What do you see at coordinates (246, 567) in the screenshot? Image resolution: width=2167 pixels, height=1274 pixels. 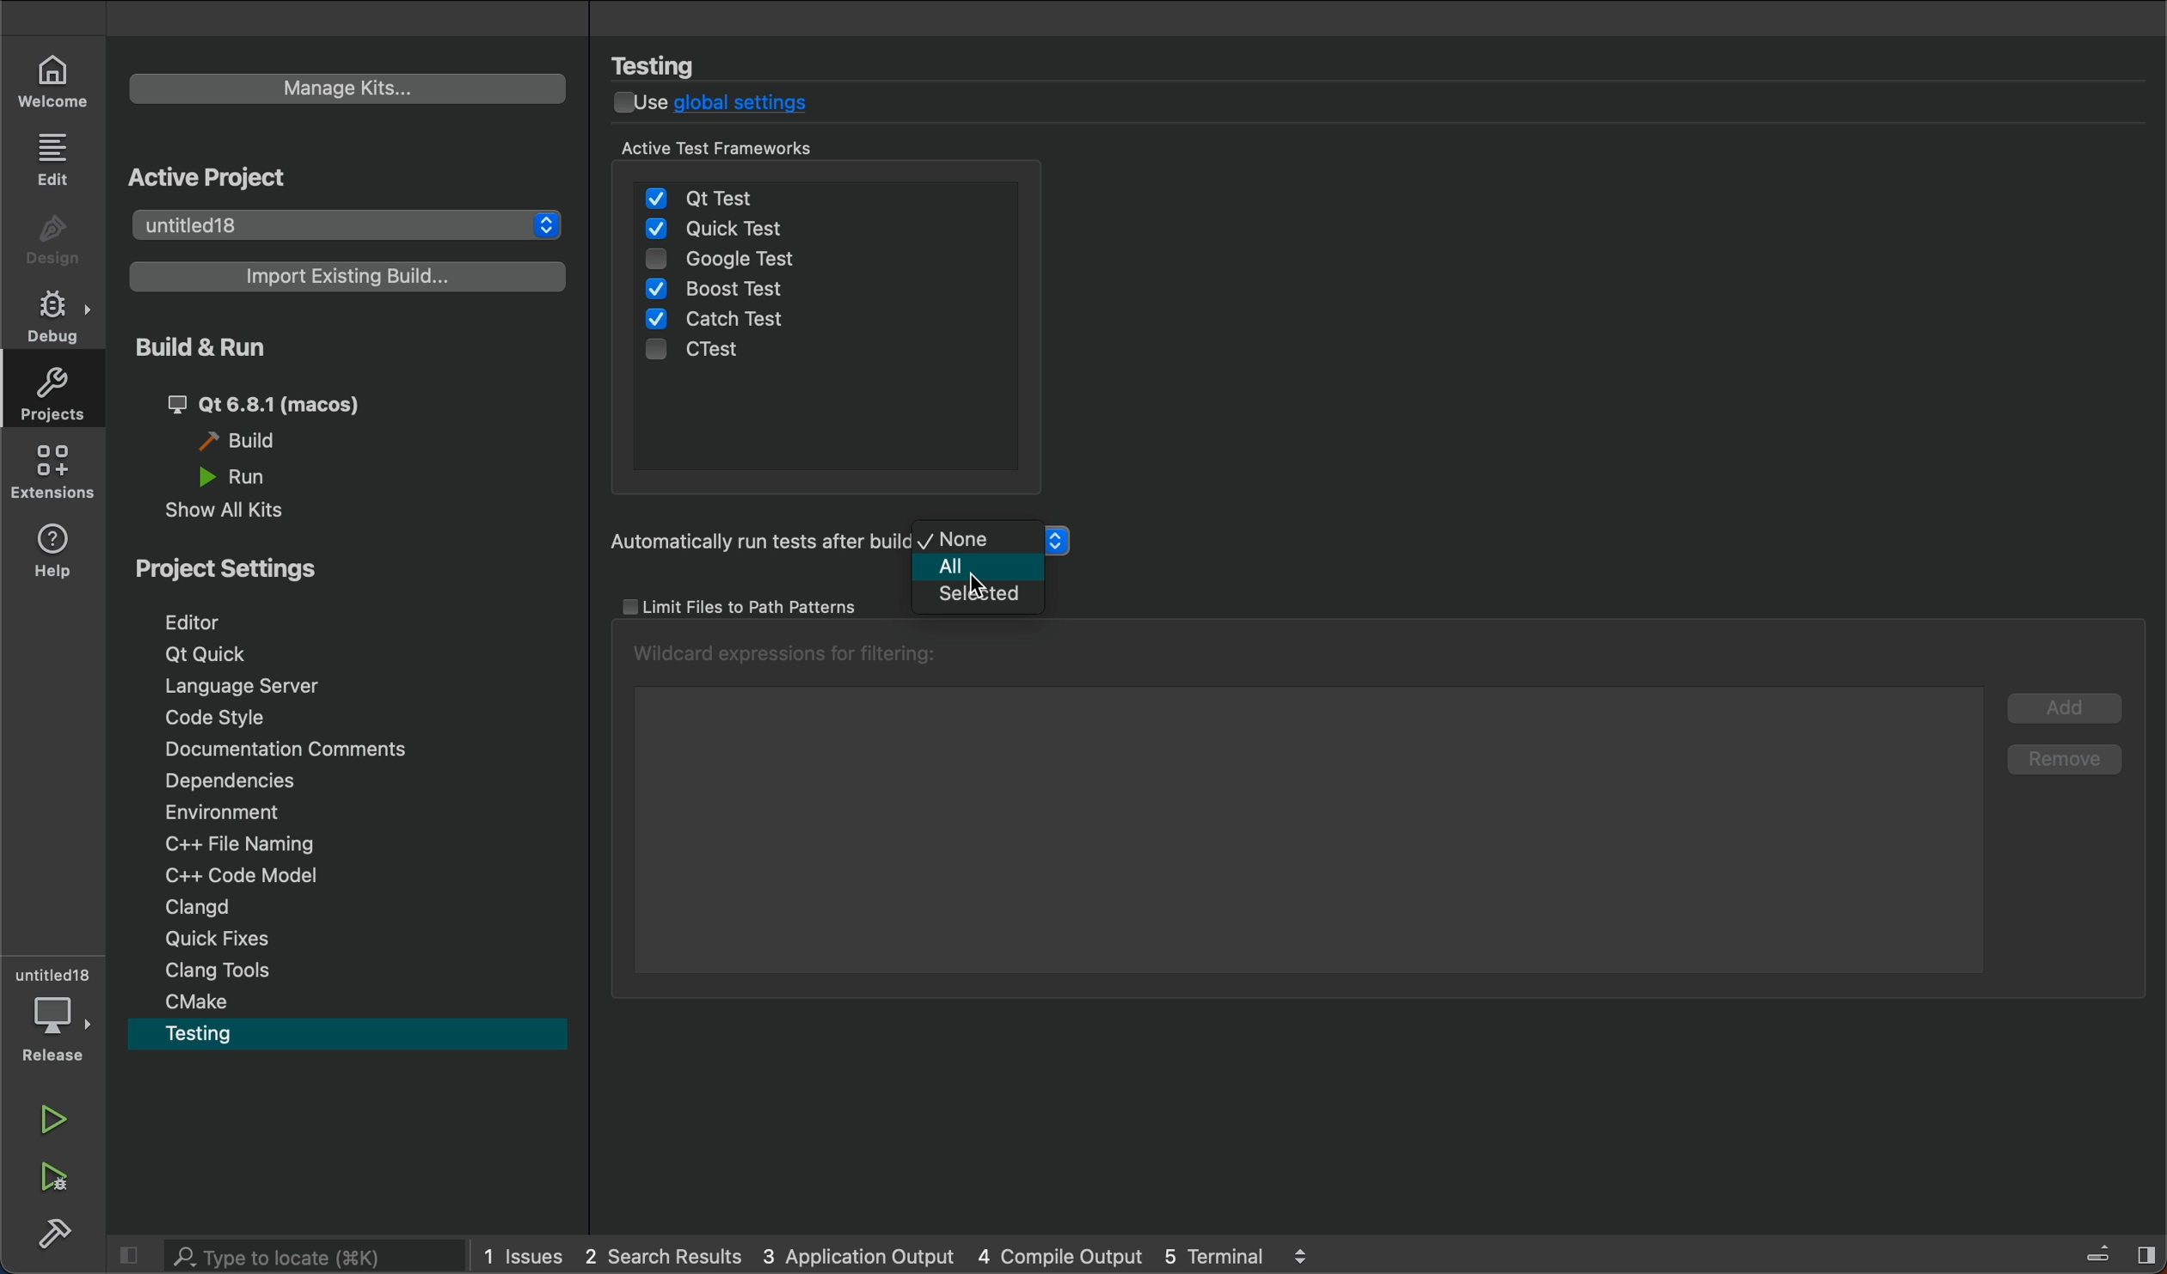 I see `project settings` at bounding box center [246, 567].